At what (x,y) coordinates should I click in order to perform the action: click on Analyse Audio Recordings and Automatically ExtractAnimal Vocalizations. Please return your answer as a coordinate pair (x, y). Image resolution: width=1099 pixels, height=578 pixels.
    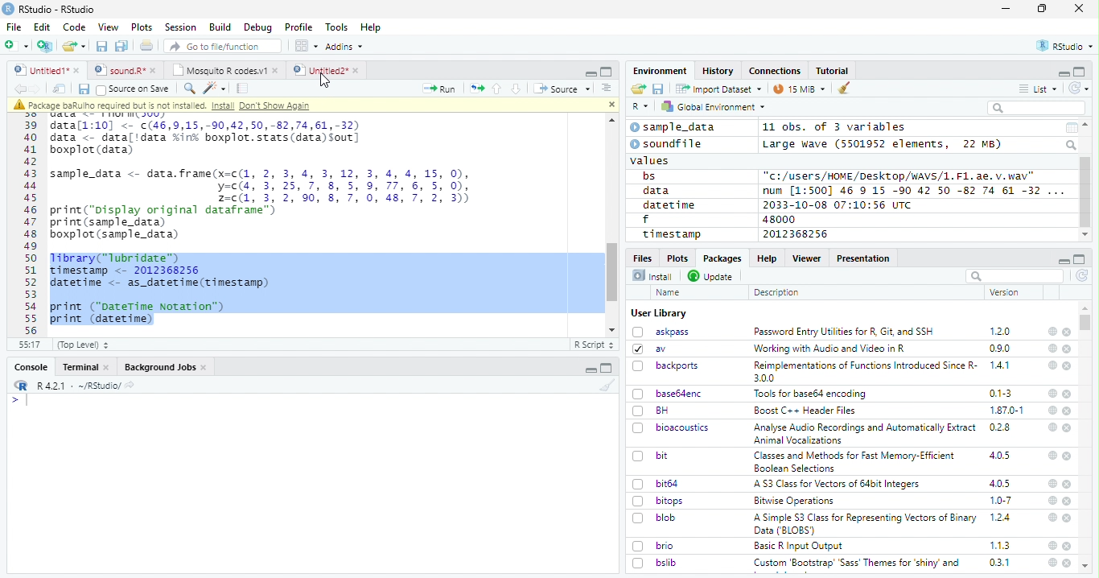
    Looking at the image, I should click on (862, 433).